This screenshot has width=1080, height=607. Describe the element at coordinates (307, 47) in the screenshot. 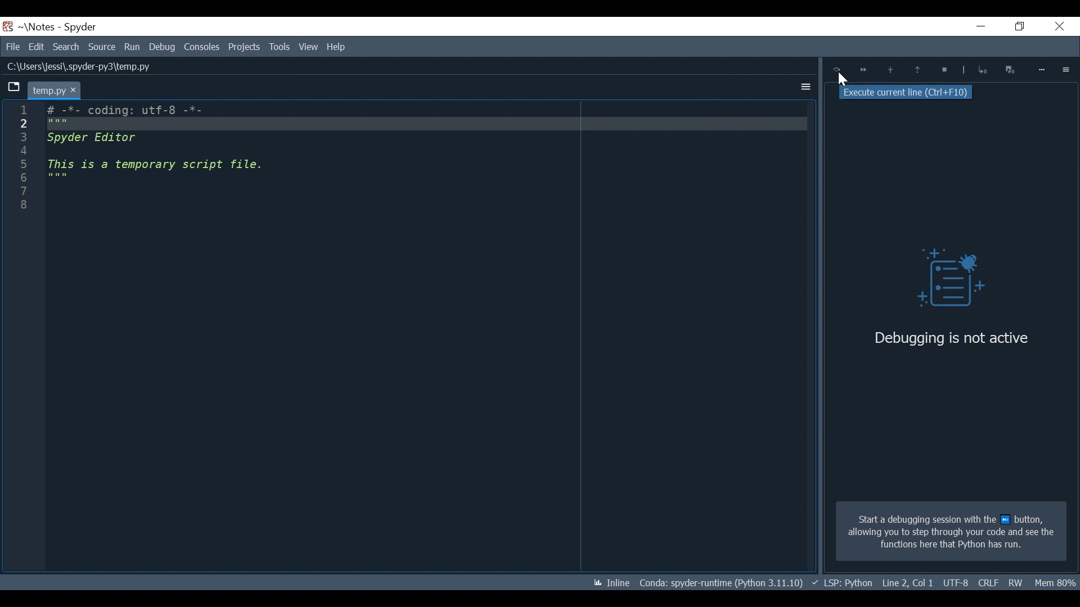

I see `Help` at that location.